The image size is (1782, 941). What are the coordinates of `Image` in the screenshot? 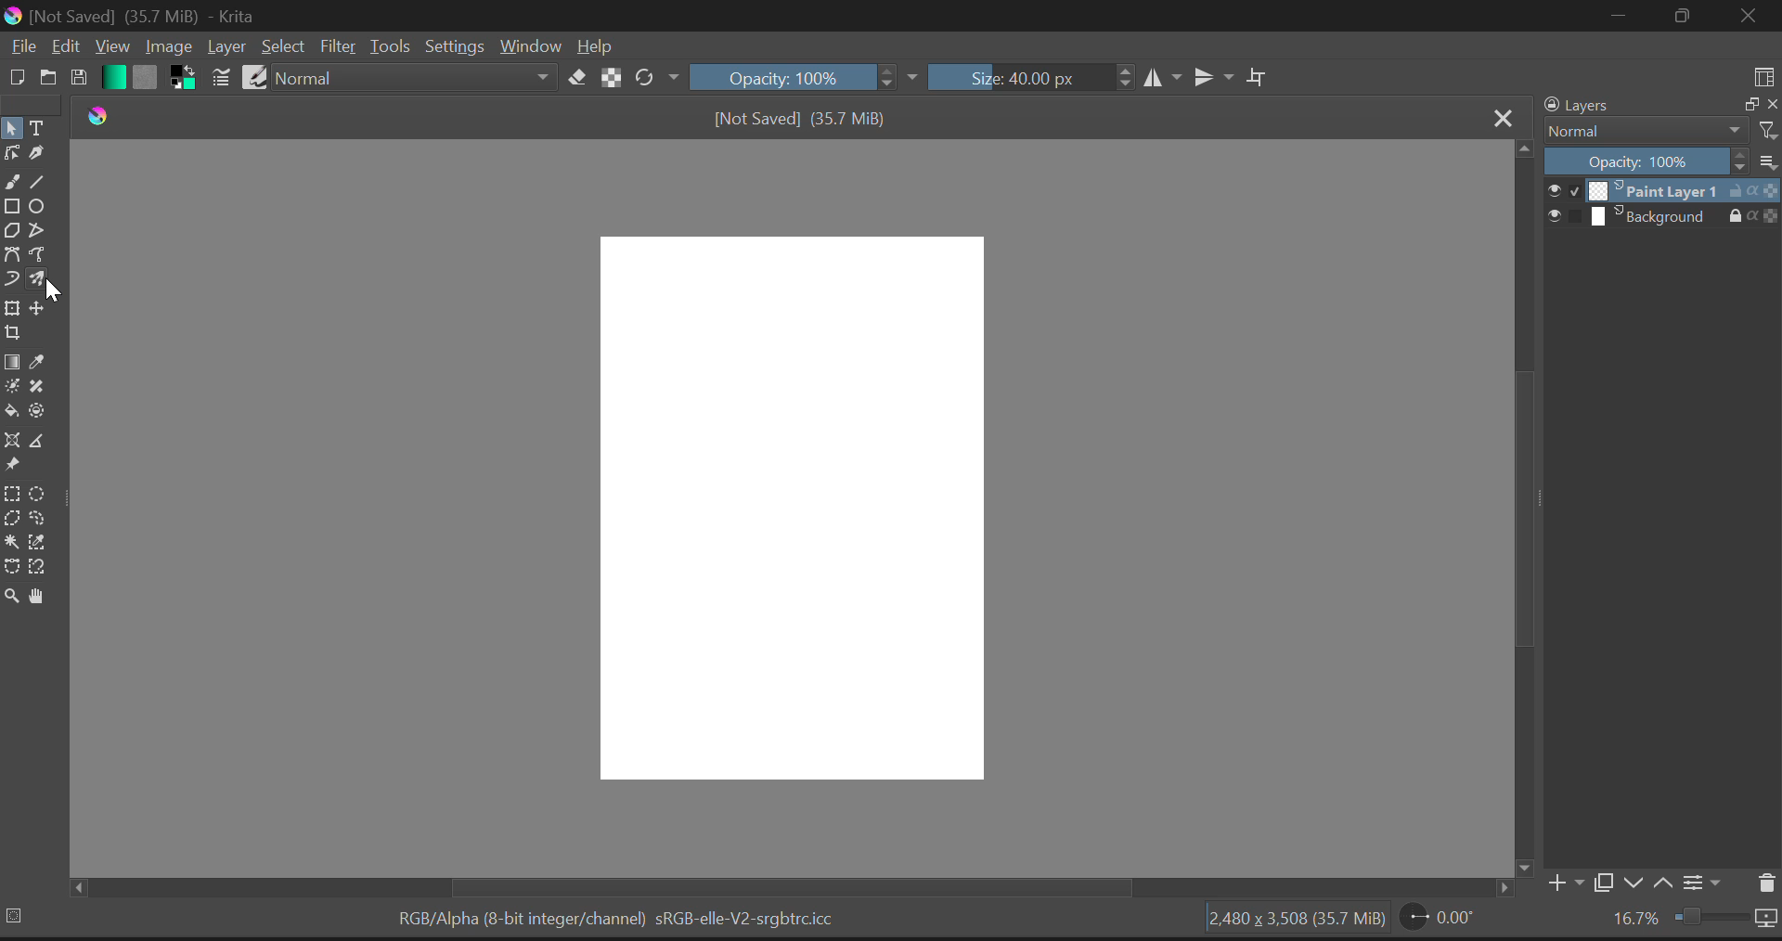 It's located at (169, 47).